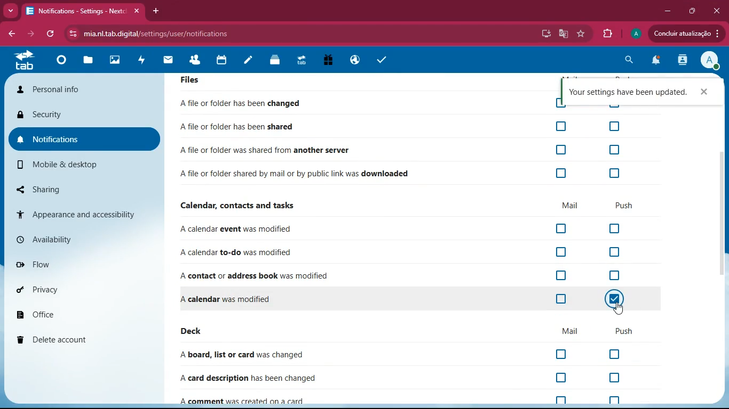 The image size is (729, 409). What do you see at coordinates (704, 93) in the screenshot?
I see `Close` at bounding box center [704, 93].